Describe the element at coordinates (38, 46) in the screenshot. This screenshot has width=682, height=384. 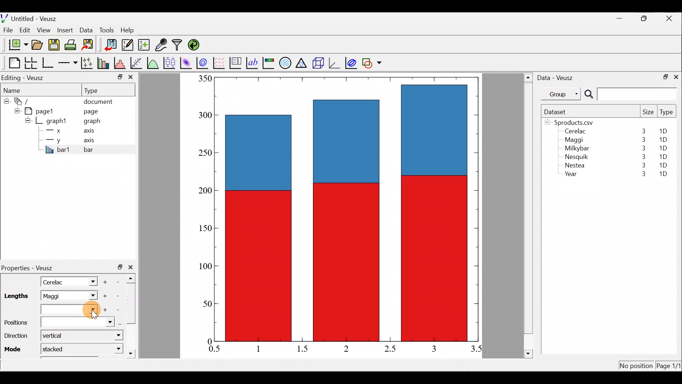
I see `Open a document` at that location.